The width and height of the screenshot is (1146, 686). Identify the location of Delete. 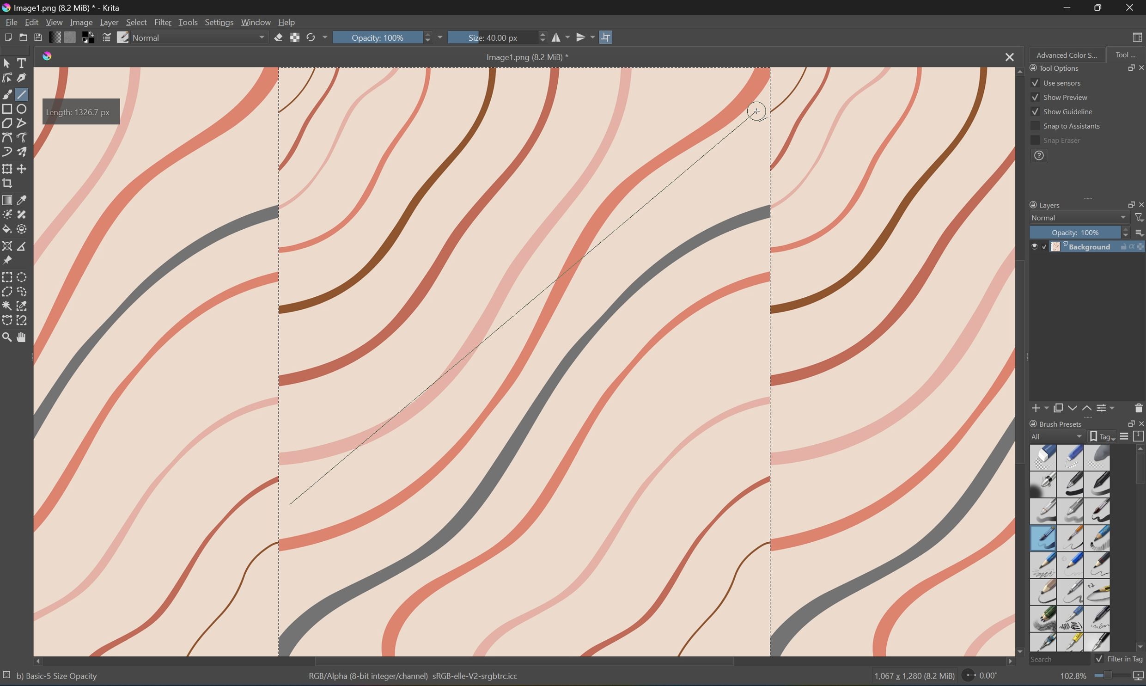
(1139, 408).